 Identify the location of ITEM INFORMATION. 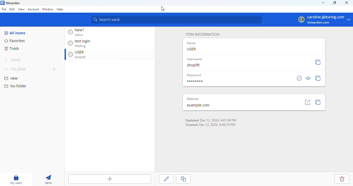
(202, 34).